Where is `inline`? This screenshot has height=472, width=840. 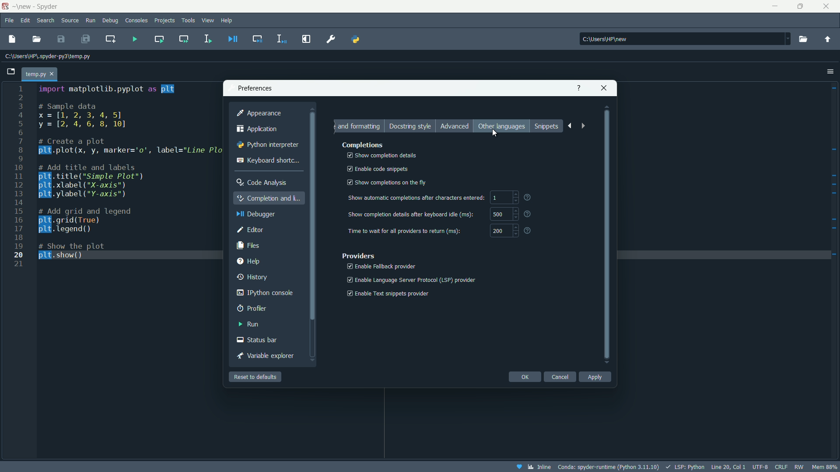
inline is located at coordinates (535, 467).